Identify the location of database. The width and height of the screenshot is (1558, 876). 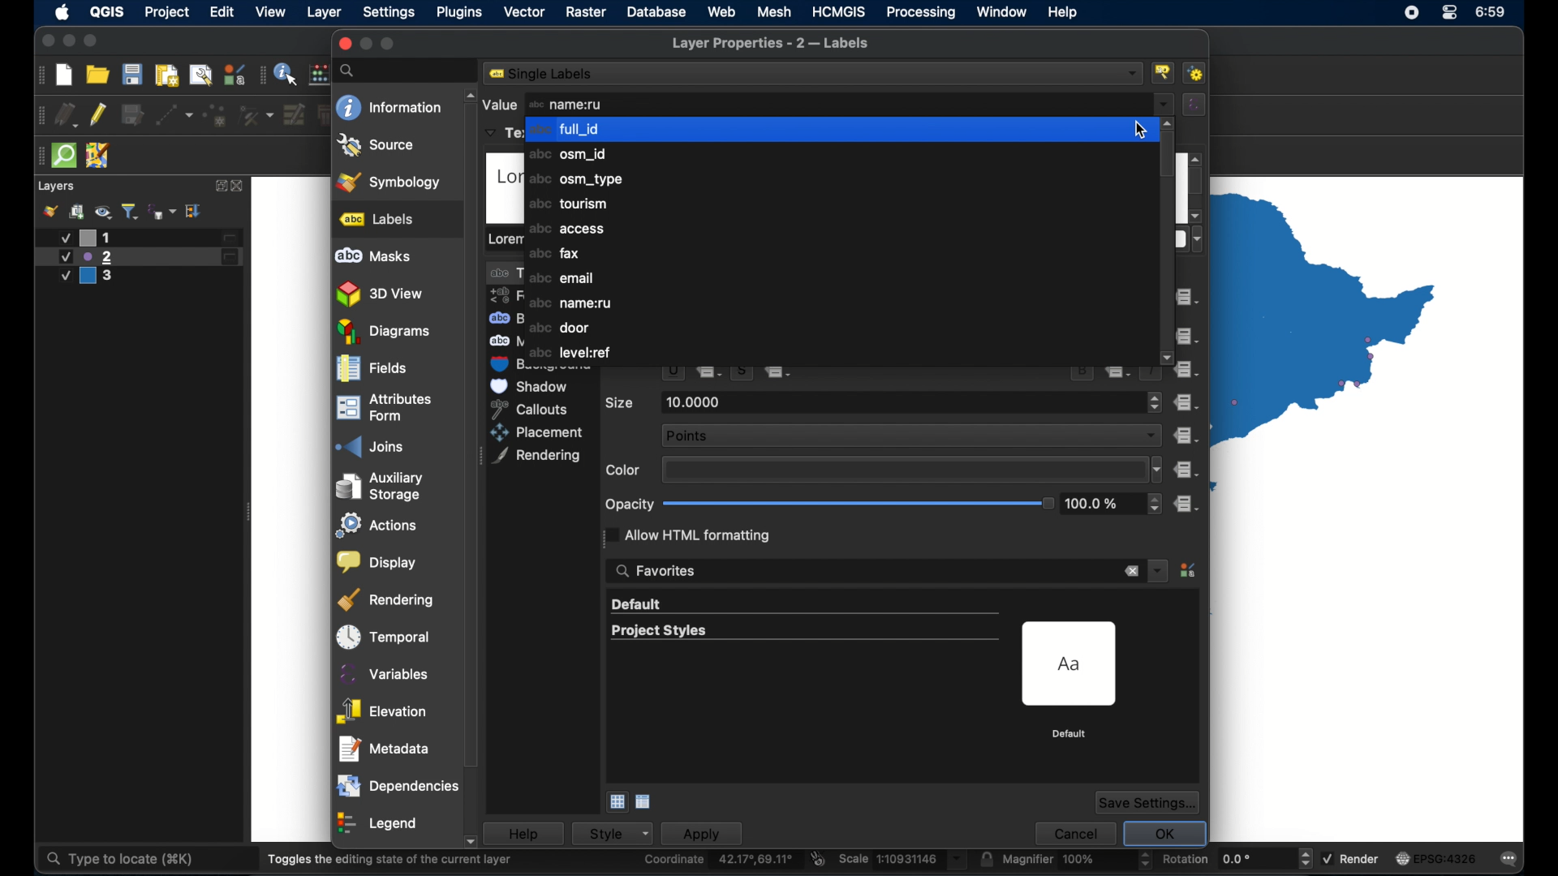
(656, 12).